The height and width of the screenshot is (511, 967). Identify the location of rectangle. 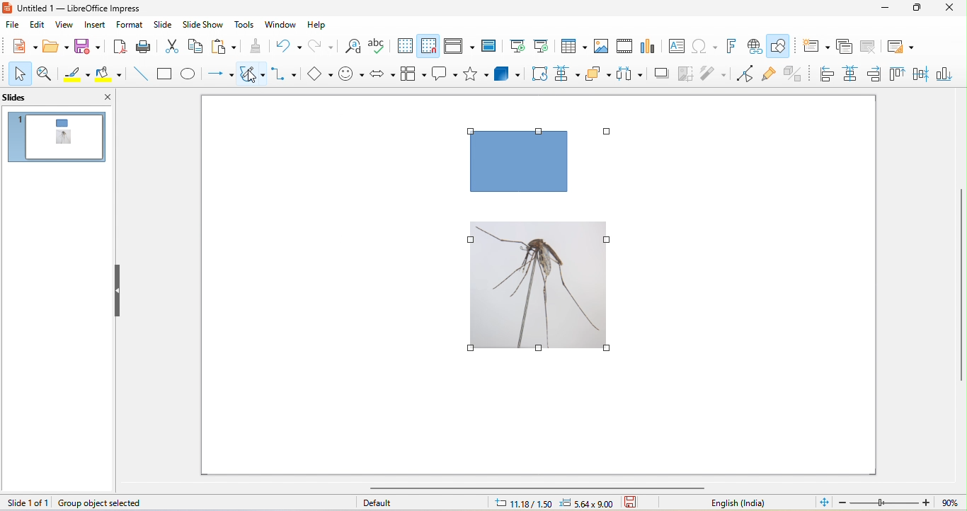
(166, 74).